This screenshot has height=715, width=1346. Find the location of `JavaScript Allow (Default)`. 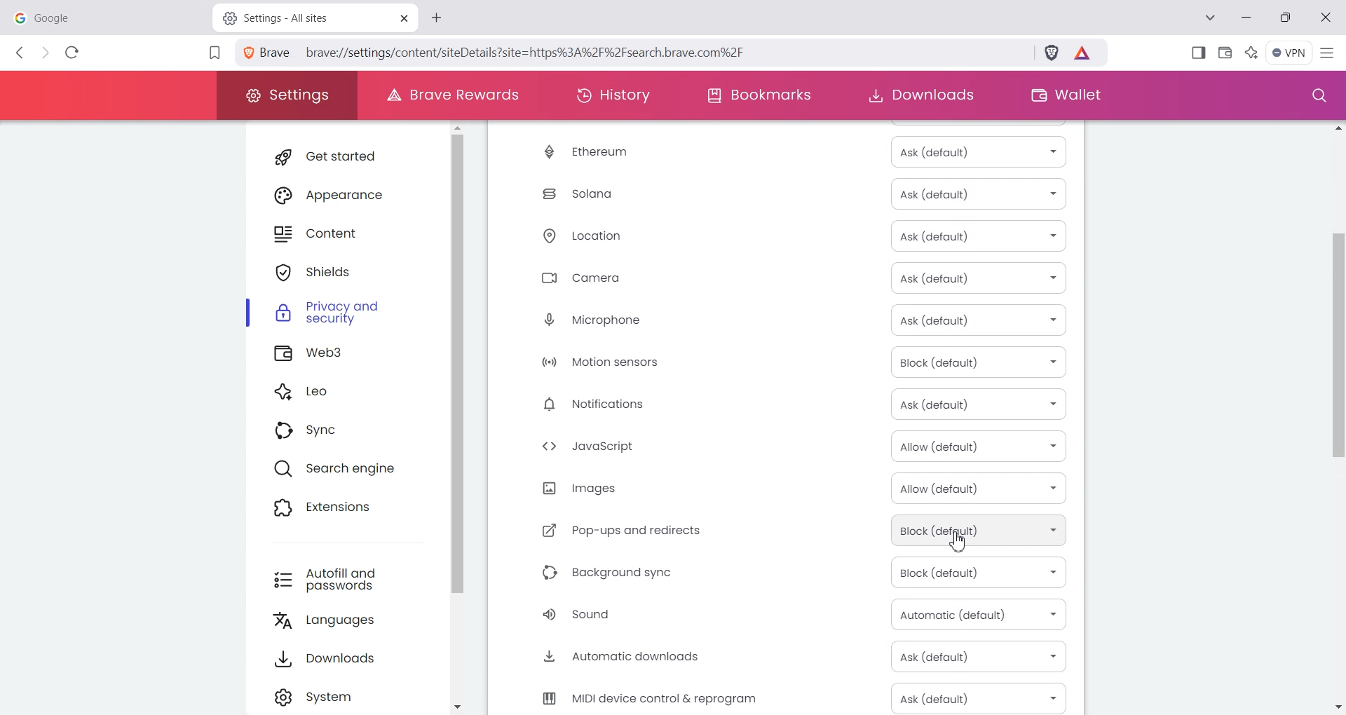

JavaScript Allow (Default) is located at coordinates (788, 447).